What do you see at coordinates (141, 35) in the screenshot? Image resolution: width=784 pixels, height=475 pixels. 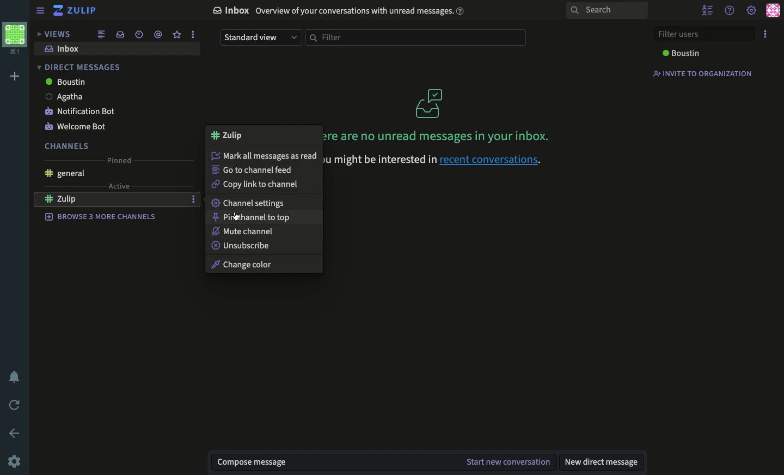 I see `recent conversation` at bounding box center [141, 35].